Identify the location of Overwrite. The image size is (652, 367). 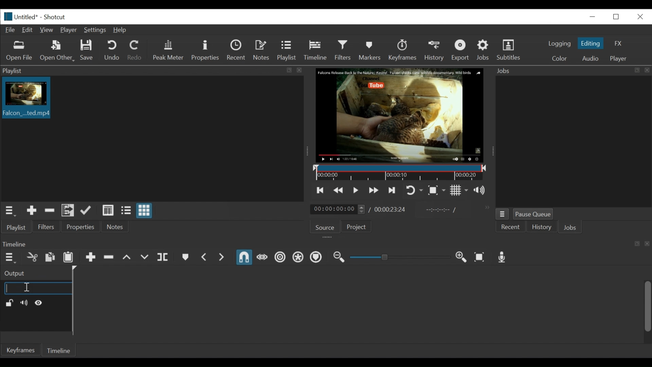
(145, 257).